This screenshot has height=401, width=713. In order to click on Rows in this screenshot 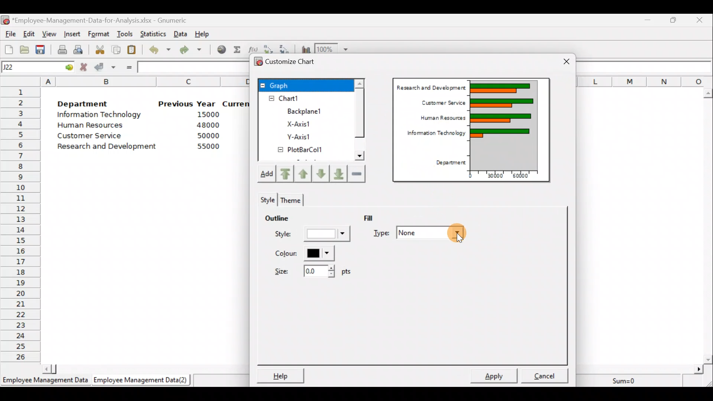, I will do `click(21, 225)`.